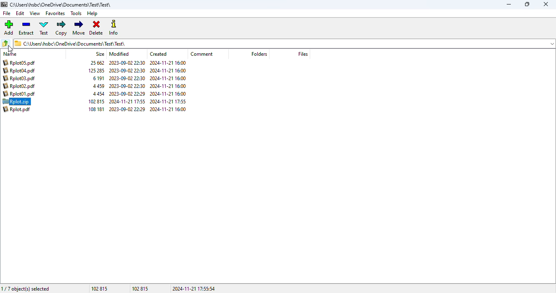 Image resolution: width=556 pixels, height=293 pixels. I want to click on edit, so click(20, 13).